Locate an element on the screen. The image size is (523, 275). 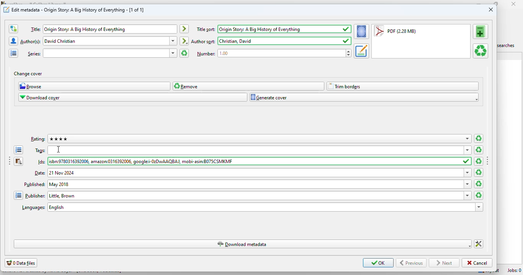
text is located at coordinates (40, 173).